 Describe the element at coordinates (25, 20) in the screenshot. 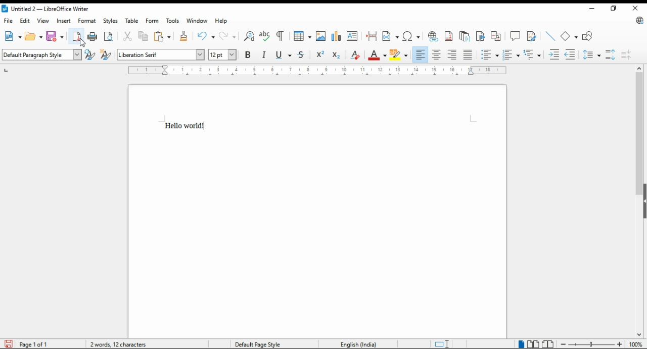

I see `edit` at that location.